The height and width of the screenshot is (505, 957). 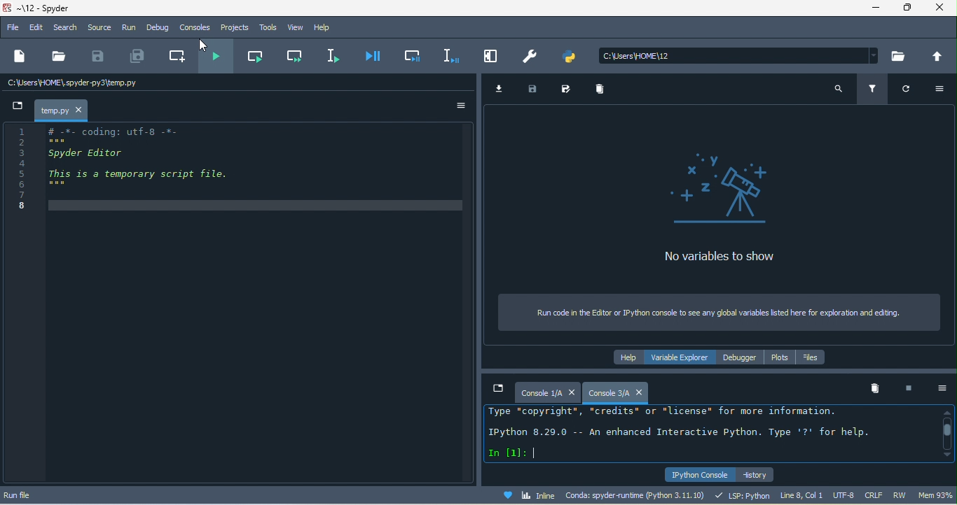 I want to click on maximize, so click(x=912, y=9).